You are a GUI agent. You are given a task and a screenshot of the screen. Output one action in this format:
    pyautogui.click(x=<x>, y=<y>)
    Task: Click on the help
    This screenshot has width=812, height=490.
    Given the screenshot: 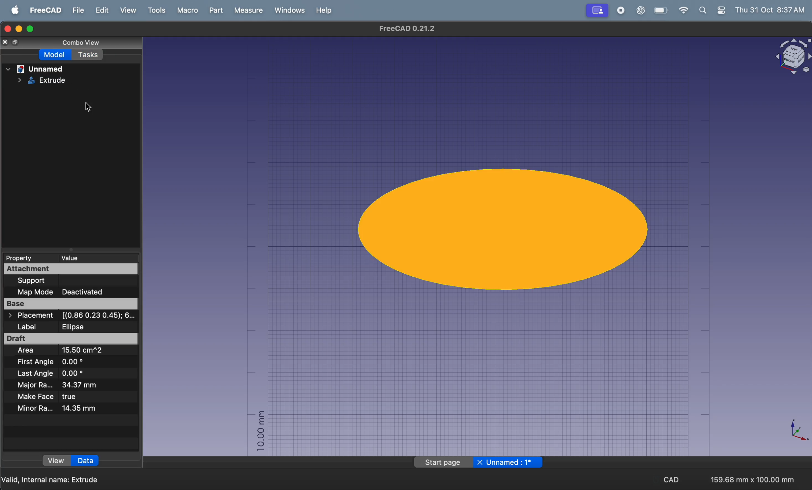 What is the action you would take?
    pyautogui.click(x=326, y=10)
    